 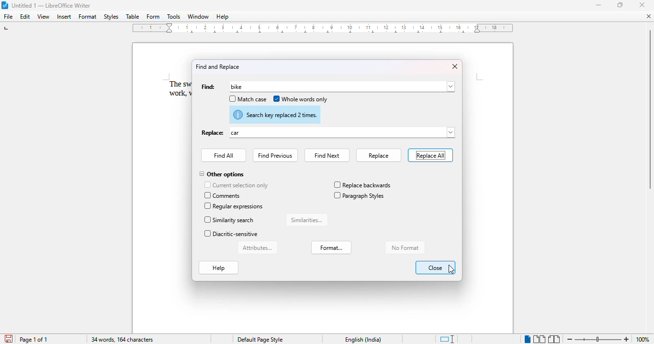 What do you see at coordinates (212, 133) in the screenshot?
I see `Replace` at bounding box center [212, 133].